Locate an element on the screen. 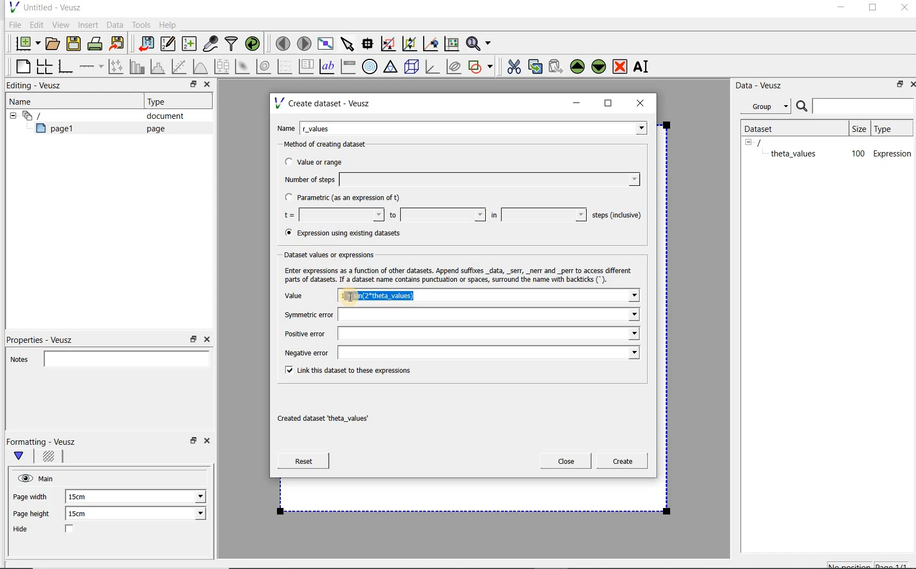  1 + sin(2*theta_values) is located at coordinates (490, 296).